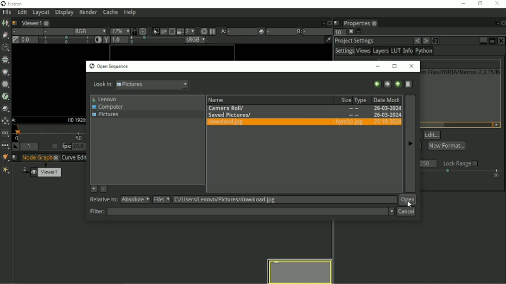 The width and height of the screenshot is (506, 284). Describe the element at coordinates (502, 41) in the screenshot. I see `Close` at that location.